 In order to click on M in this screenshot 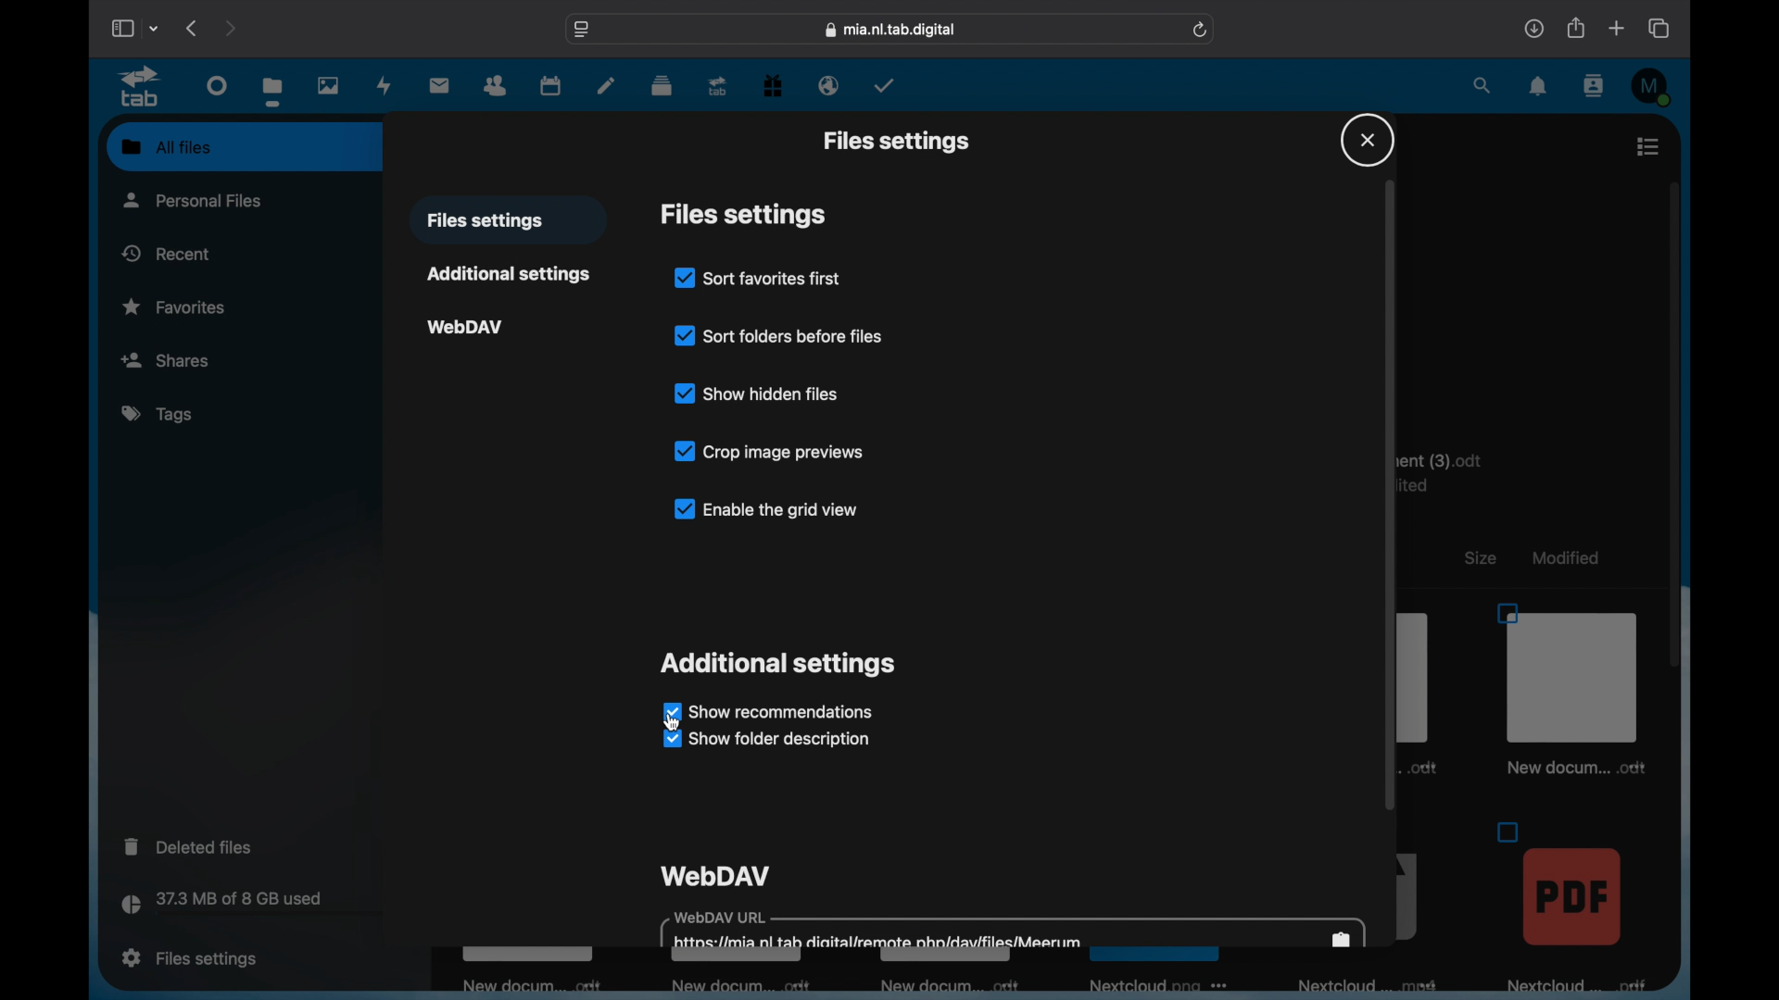, I will do `click(1652, 88)`.